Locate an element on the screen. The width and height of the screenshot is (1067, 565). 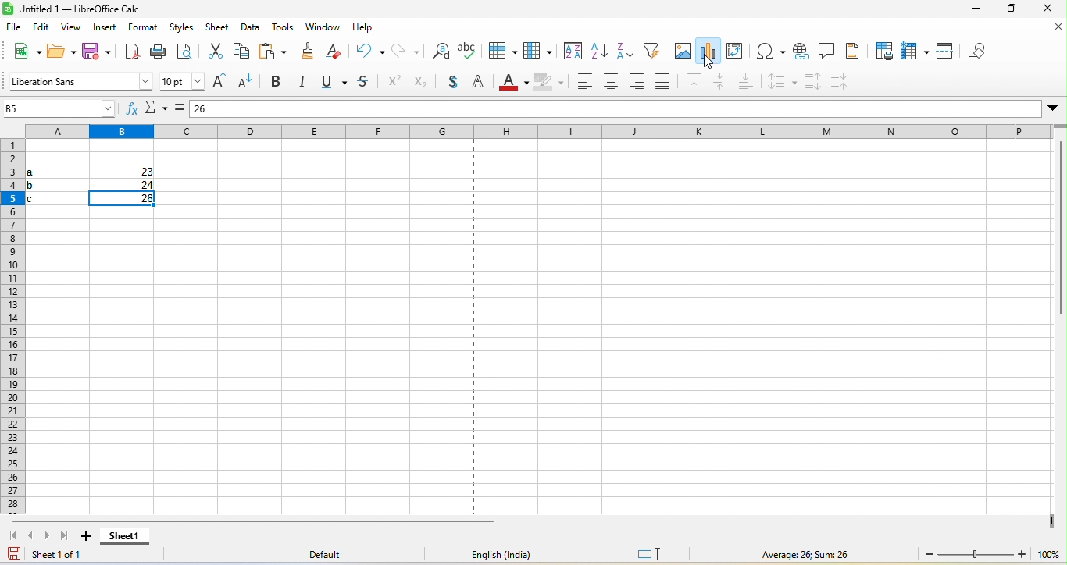
increase font size is located at coordinates (219, 82).